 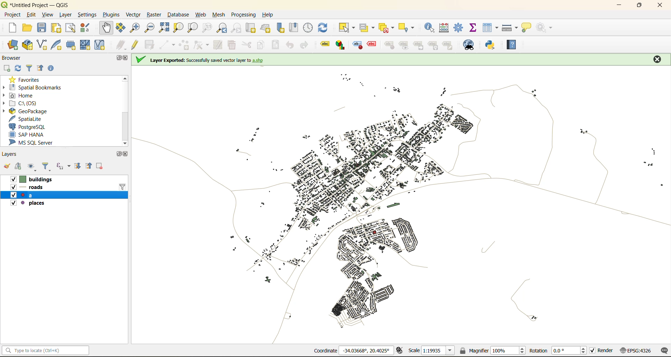 I want to click on close, so click(x=126, y=155).